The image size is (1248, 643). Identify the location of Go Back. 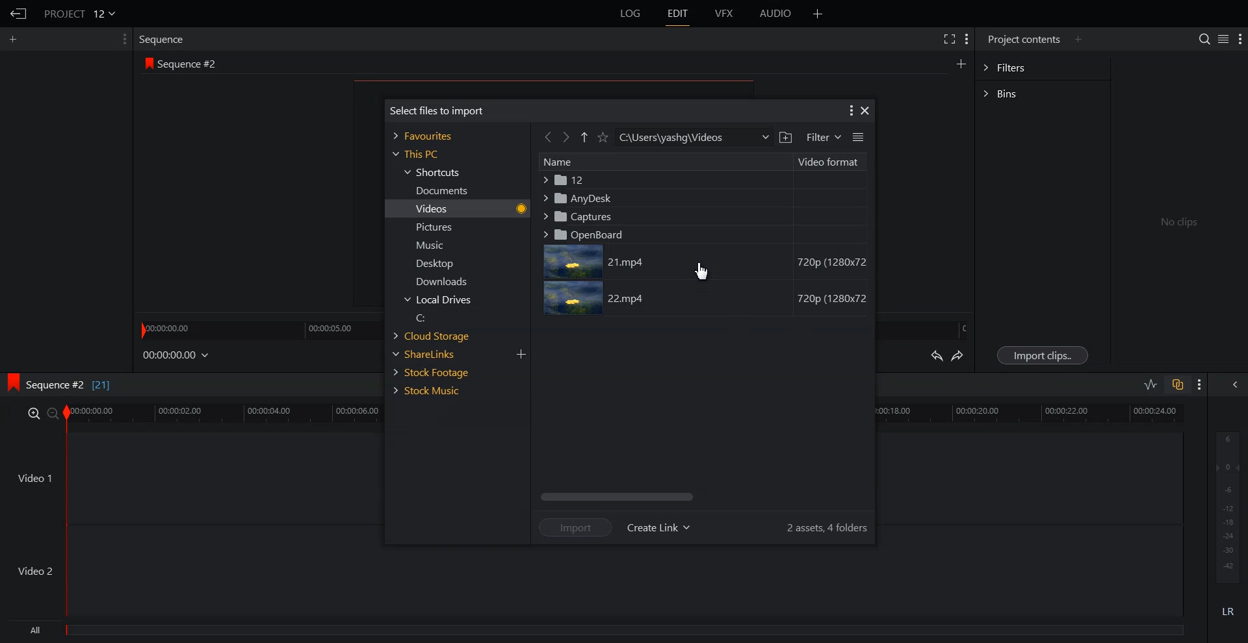
(19, 14).